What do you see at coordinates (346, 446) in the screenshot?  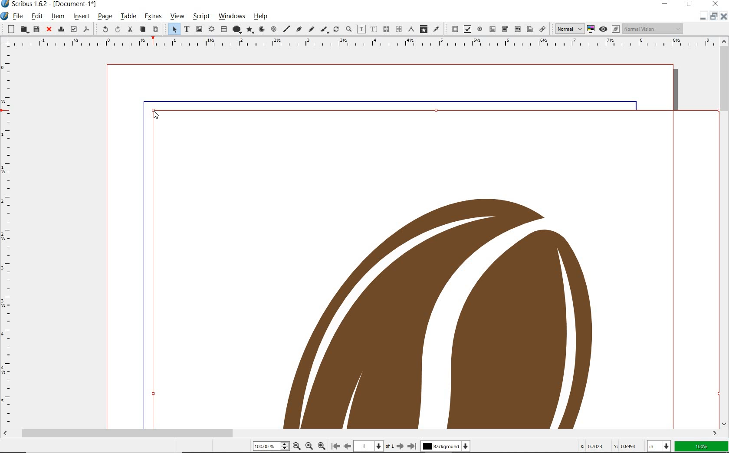 I see `Previous Page` at bounding box center [346, 446].